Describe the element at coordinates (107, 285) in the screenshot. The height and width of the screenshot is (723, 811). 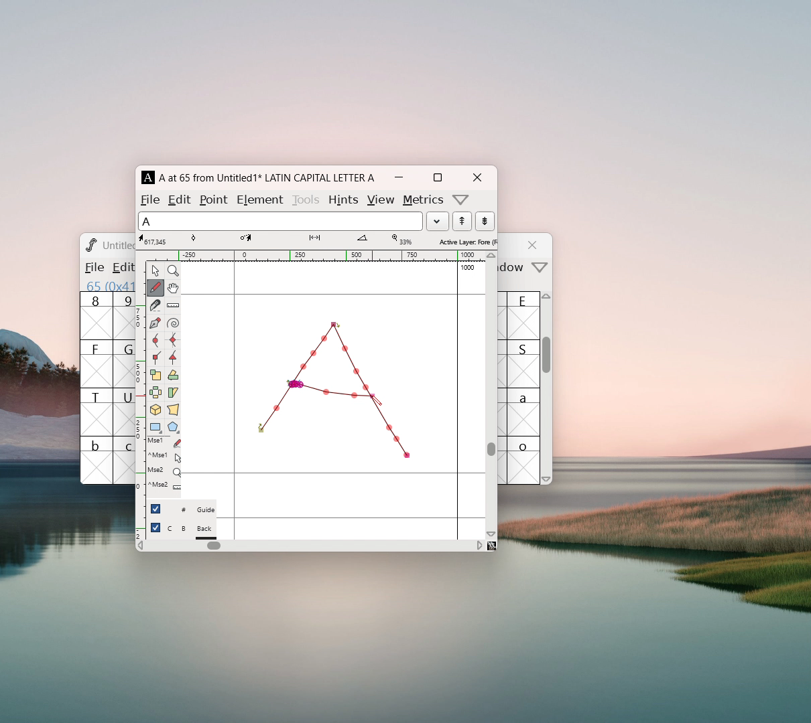
I see `65 (0x41` at that location.